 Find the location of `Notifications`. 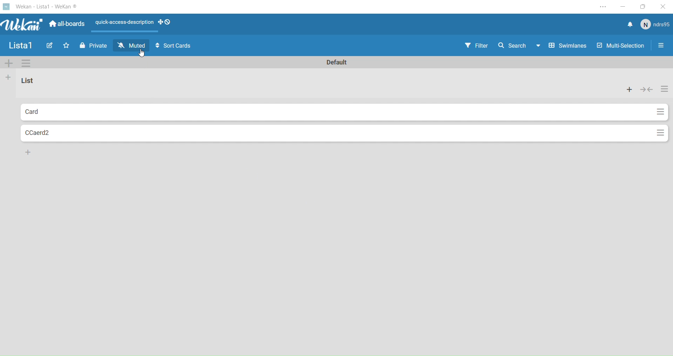

Notifications is located at coordinates (628, 24).